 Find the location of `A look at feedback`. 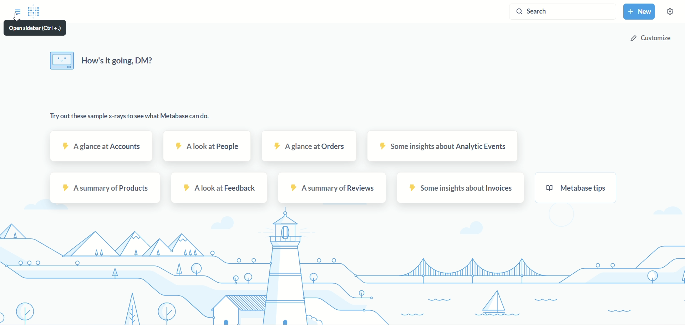

A look at feedback is located at coordinates (218, 189).